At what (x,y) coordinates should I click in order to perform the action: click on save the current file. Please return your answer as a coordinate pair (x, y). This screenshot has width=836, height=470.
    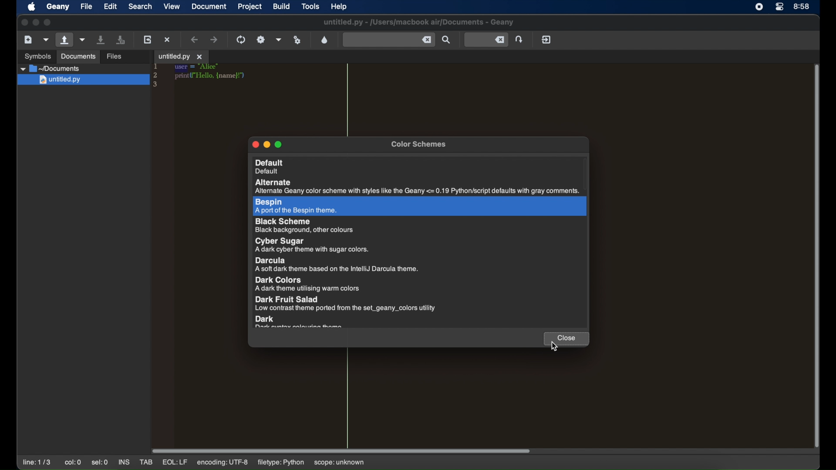
    Looking at the image, I should click on (101, 40).